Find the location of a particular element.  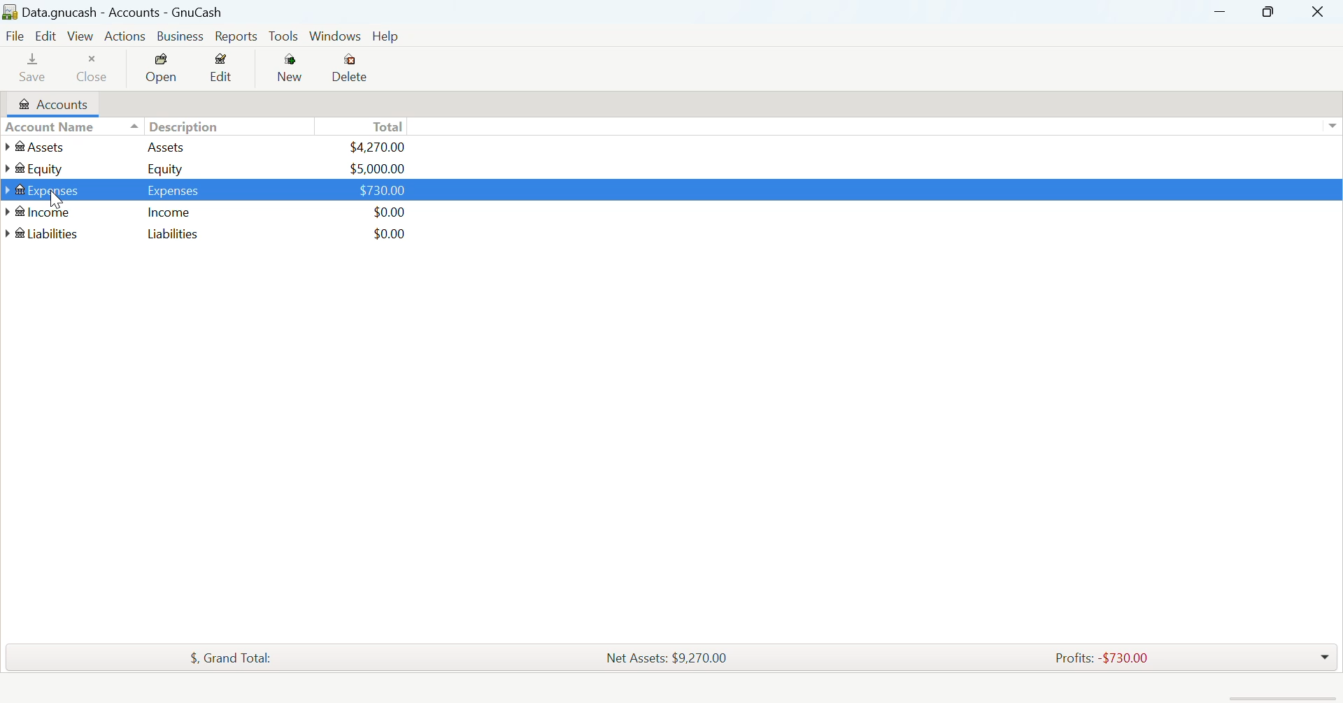

Close Window is located at coordinates (1319, 12).